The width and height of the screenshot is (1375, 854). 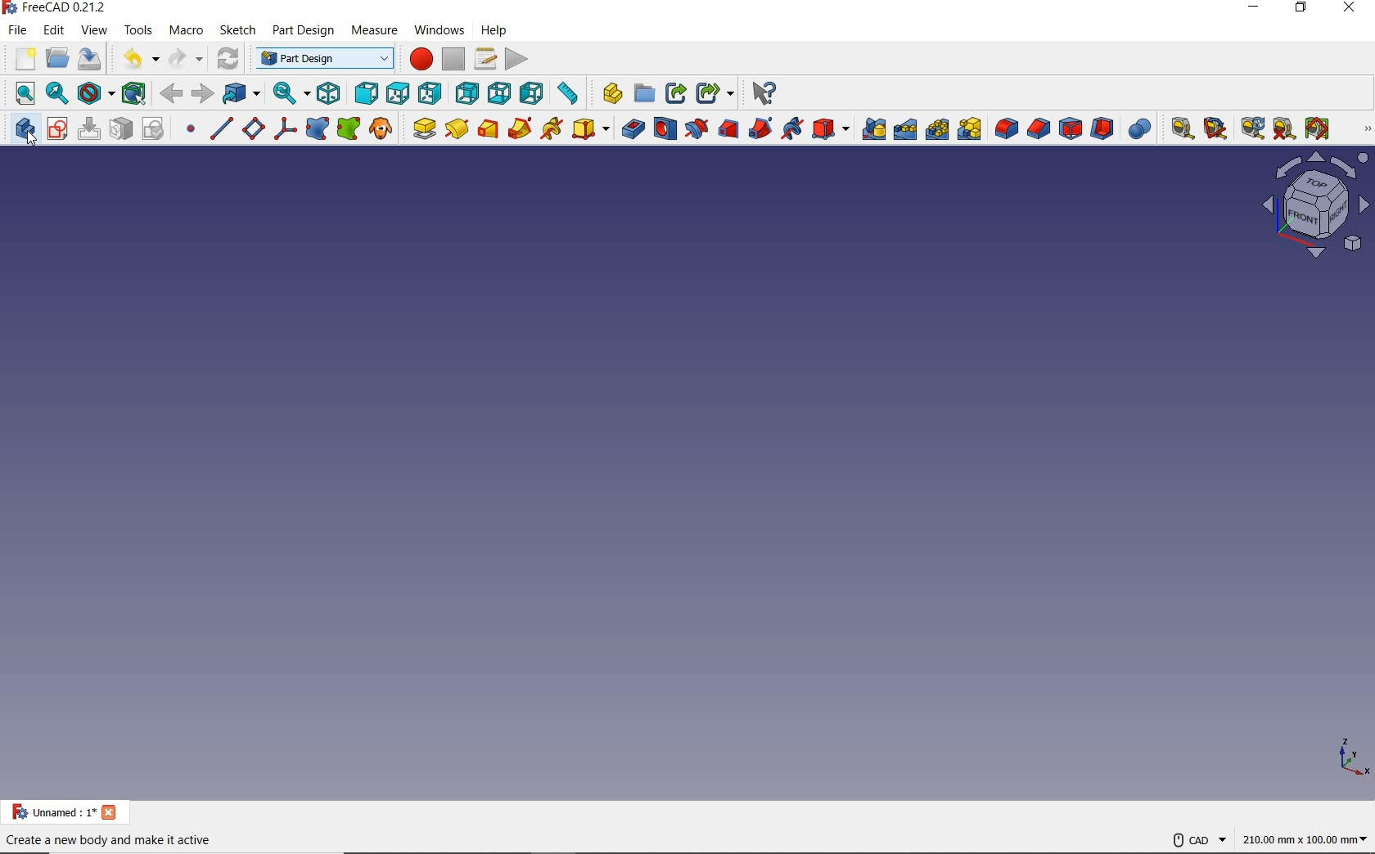 I want to click on bottom, so click(x=498, y=95).